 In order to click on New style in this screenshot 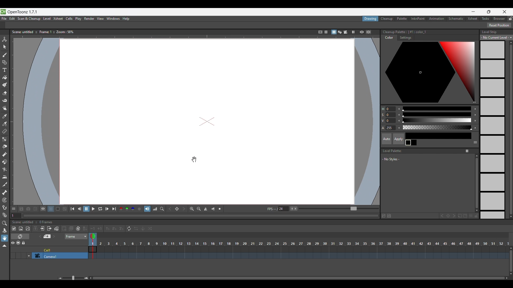, I will do `click(469, 216)`.